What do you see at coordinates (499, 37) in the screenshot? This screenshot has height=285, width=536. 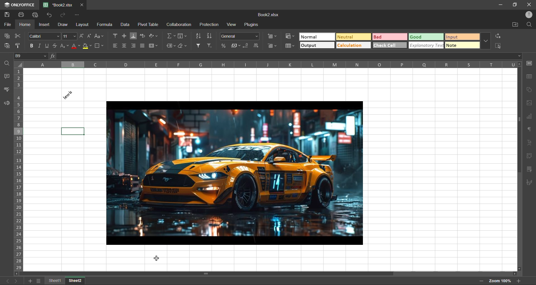 I see `replace` at bounding box center [499, 37].